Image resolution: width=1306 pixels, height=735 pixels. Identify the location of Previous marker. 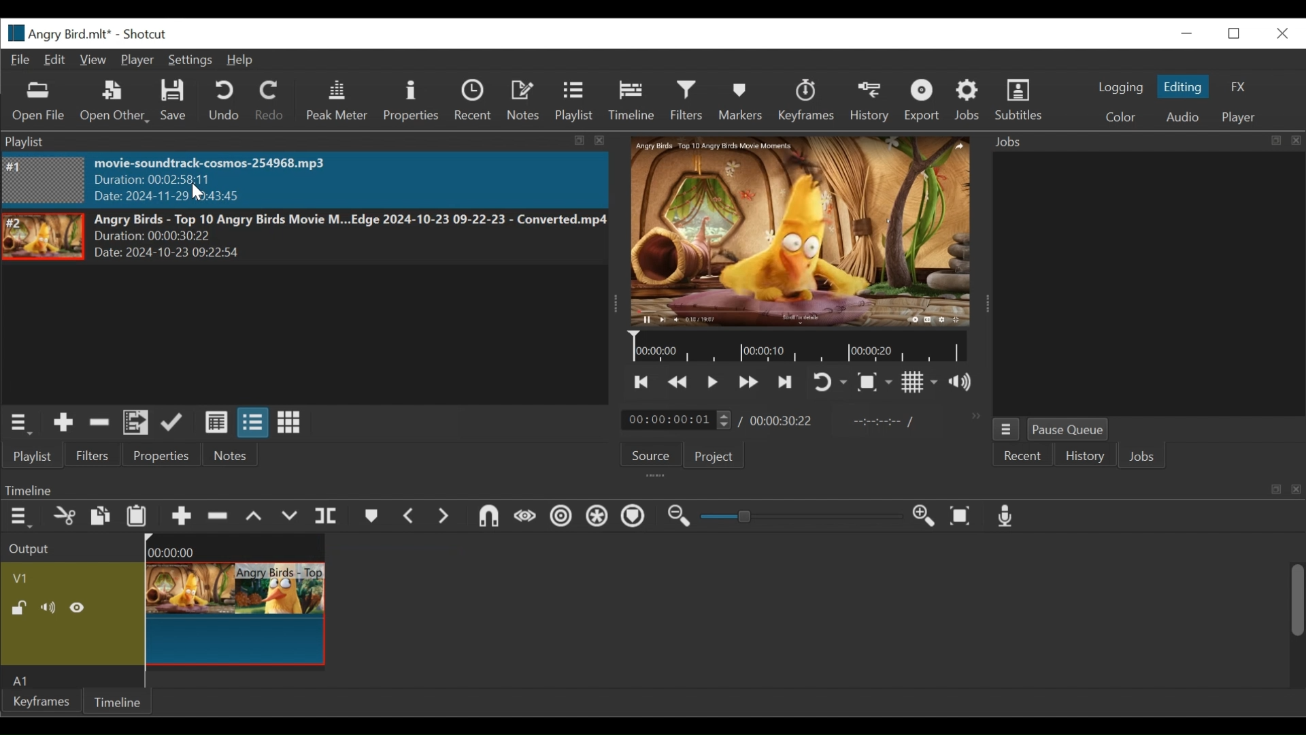
(409, 515).